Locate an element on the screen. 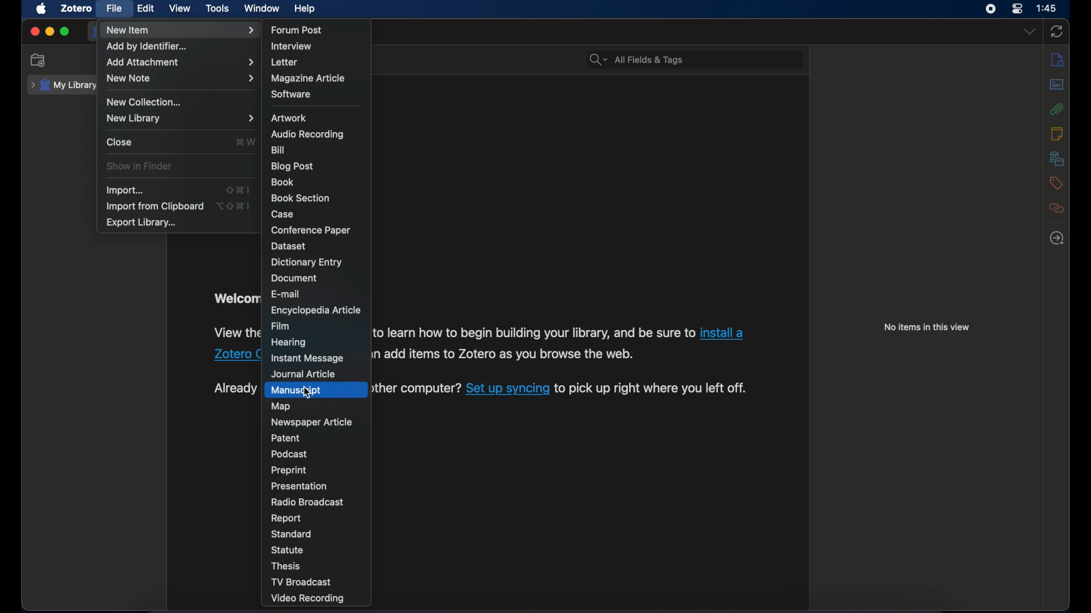 The image size is (1091, 613). window is located at coordinates (261, 9).